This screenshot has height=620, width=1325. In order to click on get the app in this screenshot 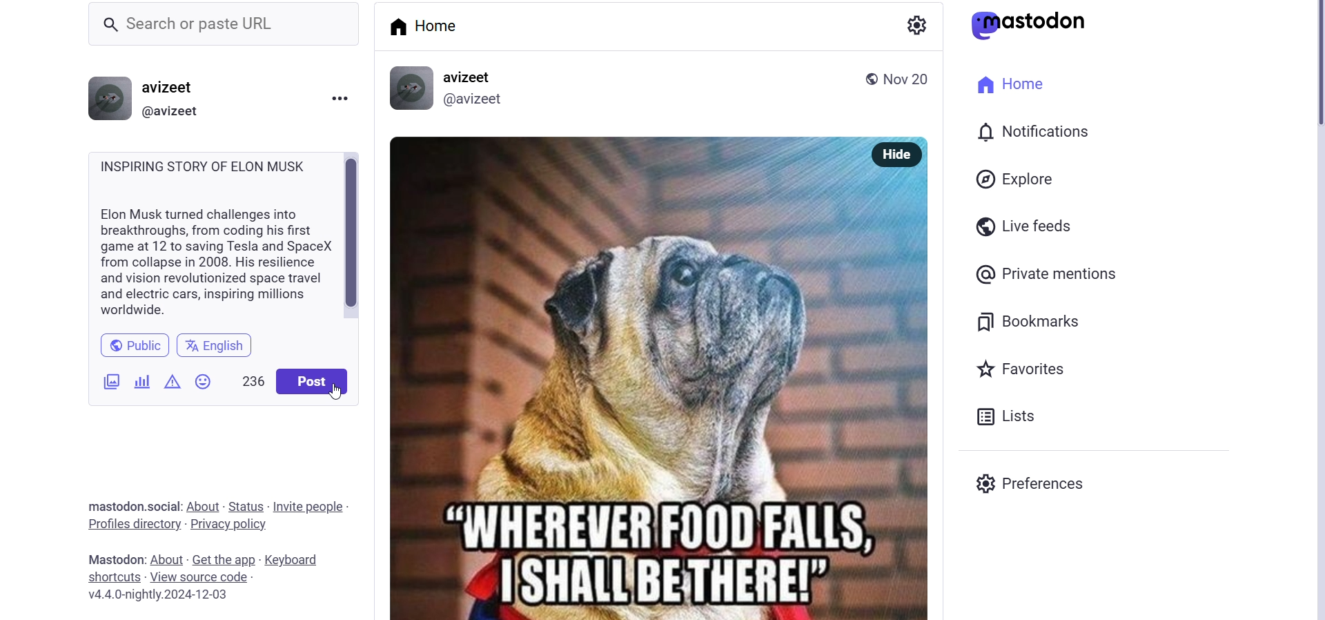, I will do `click(223, 556)`.